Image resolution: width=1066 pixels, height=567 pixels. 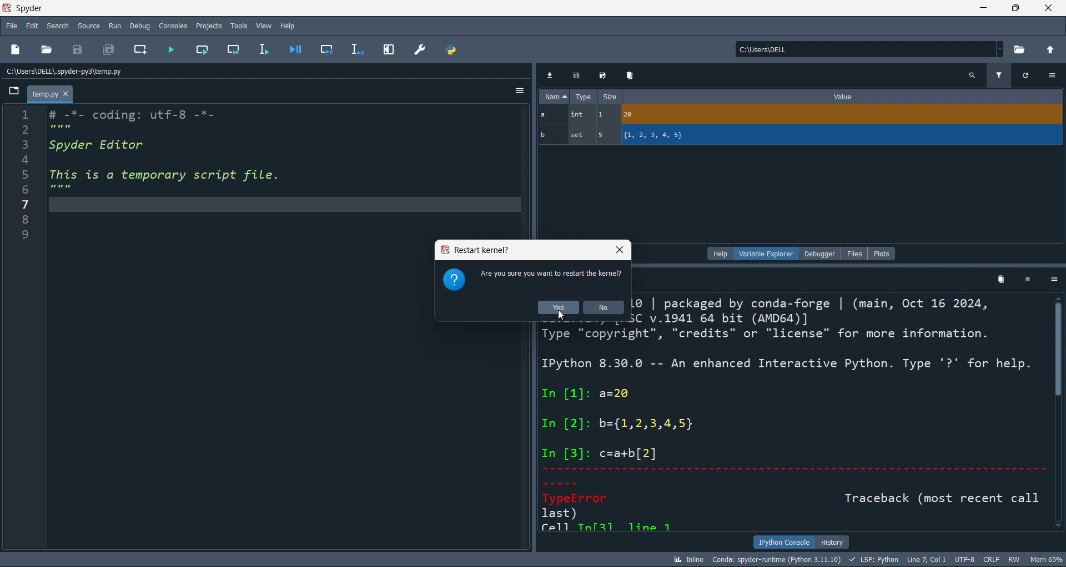 What do you see at coordinates (550, 275) in the screenshot?
I see `are you sure you want to restart the kernel?` at bounding box center [550, 275].